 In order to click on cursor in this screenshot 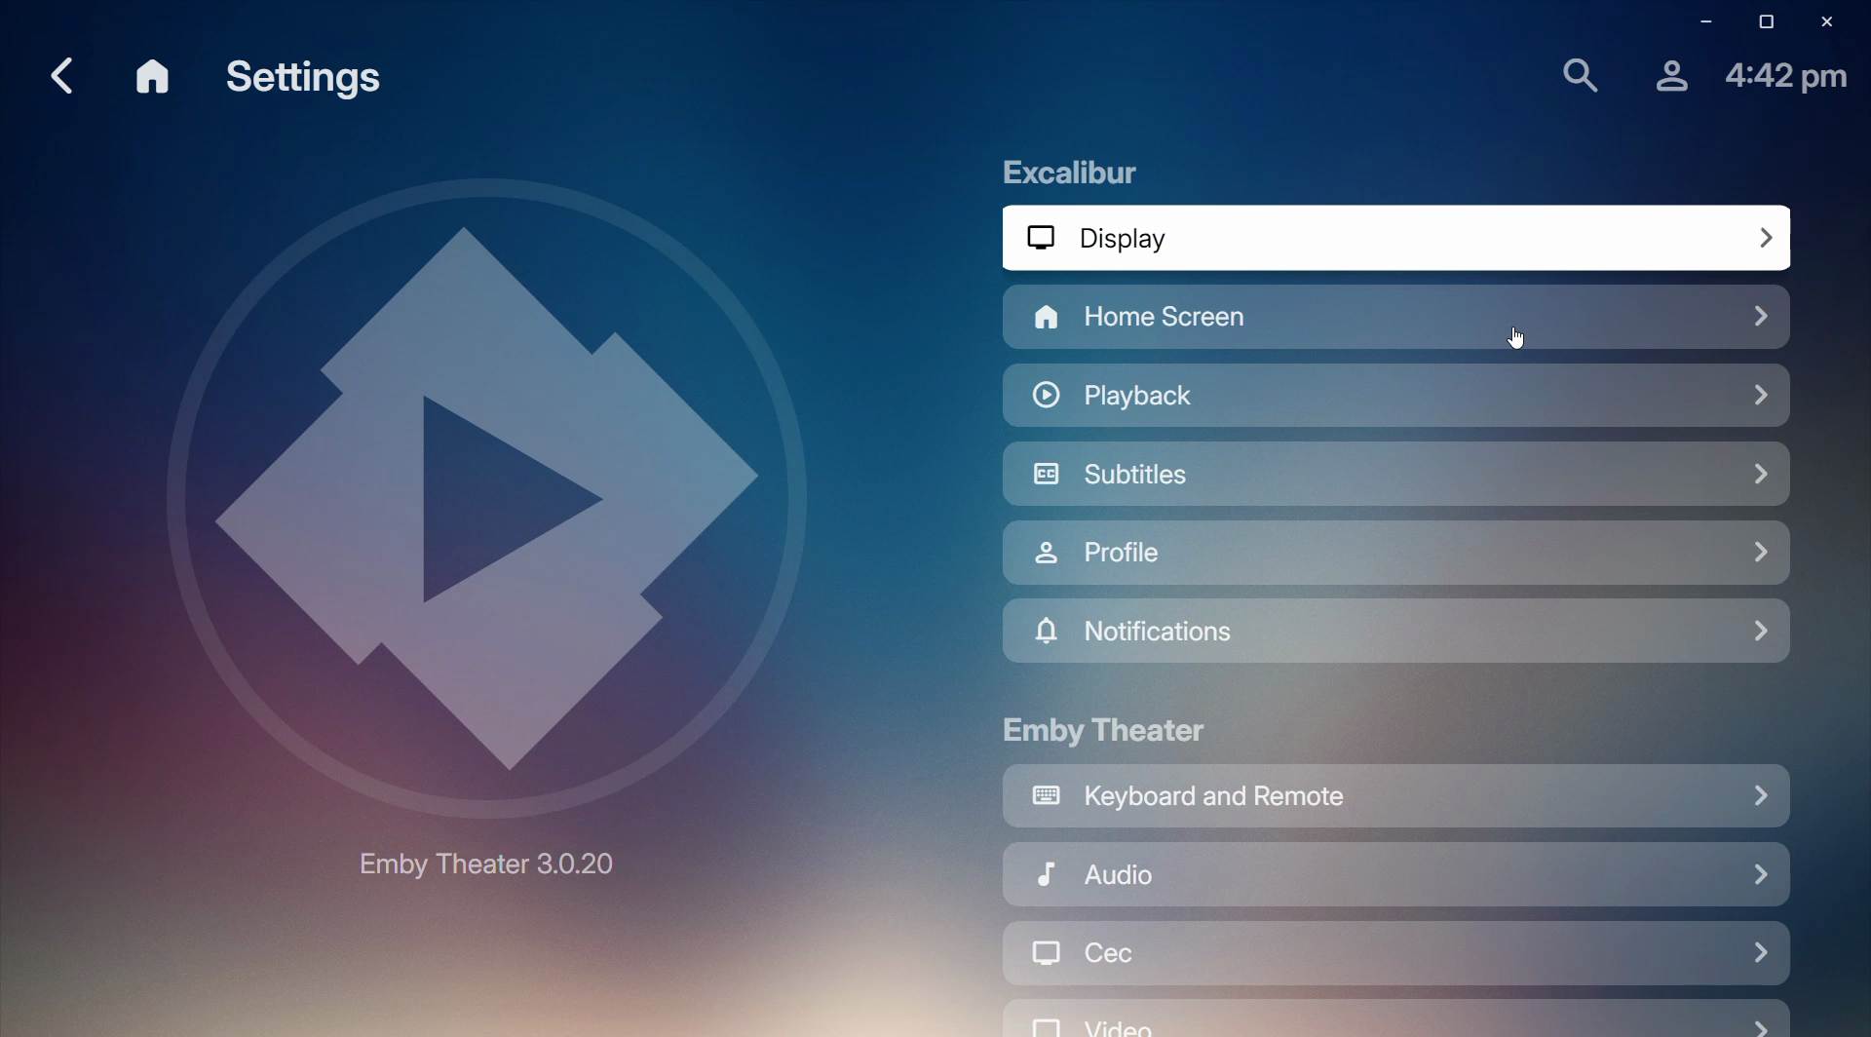, I will do `click(1514, 339)`.